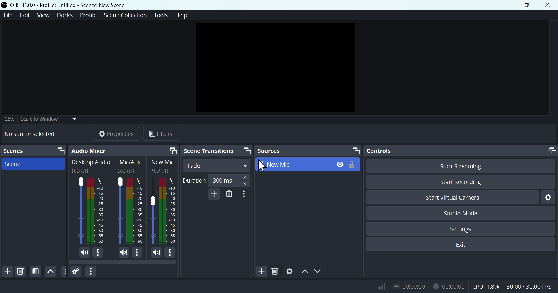 The height and width of the screenshot is (293, 558). I want to click on Settings, so click(550, 199).